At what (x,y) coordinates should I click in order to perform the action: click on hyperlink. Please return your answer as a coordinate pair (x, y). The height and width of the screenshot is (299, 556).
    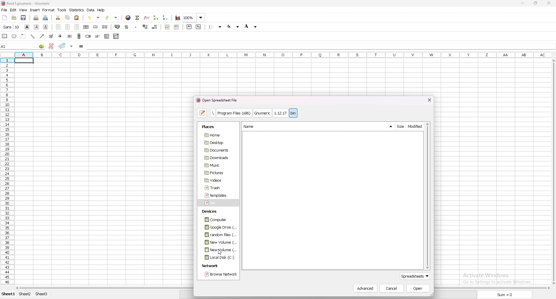
    Looking at the image, I should click on (128, 18).